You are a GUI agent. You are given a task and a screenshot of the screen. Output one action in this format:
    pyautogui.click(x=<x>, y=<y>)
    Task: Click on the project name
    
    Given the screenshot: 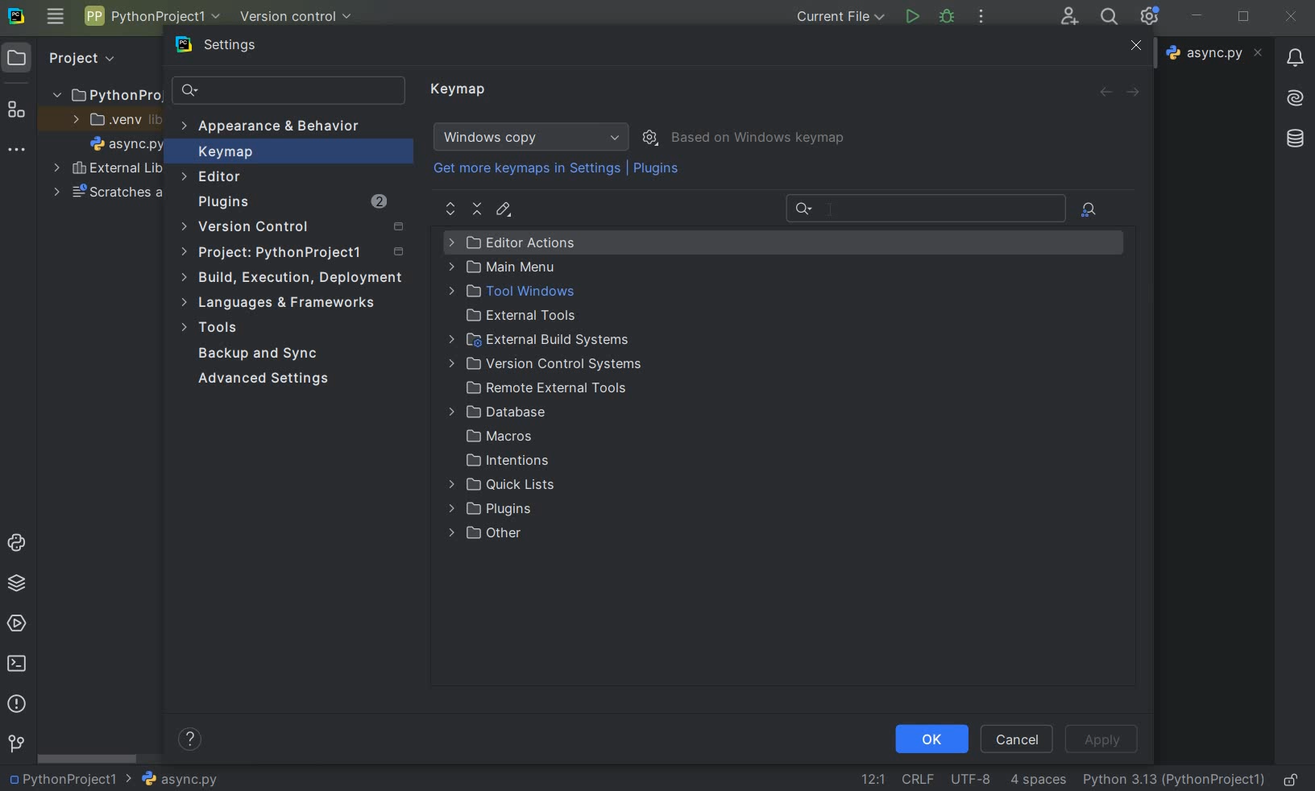 What is the action you would take?
    pyautogui.click(x=105, y=92)
    